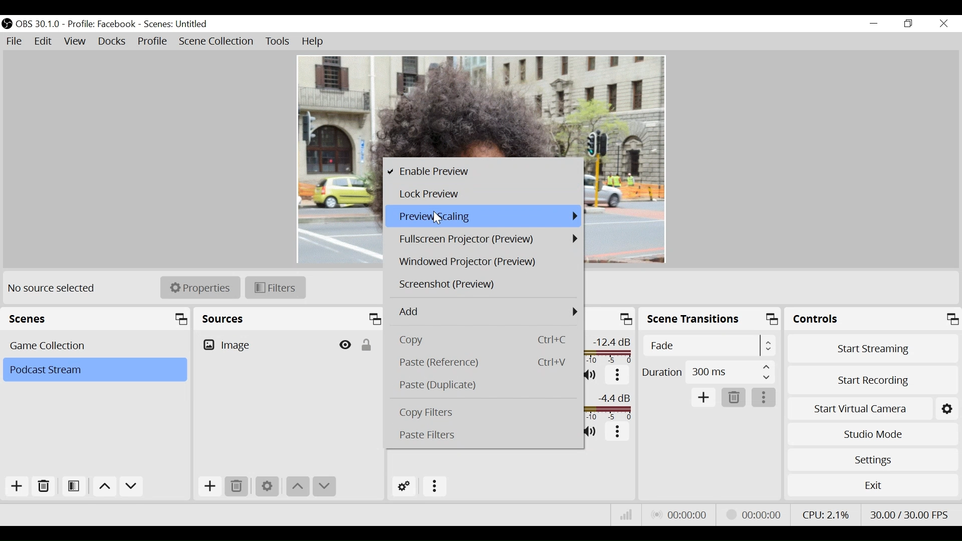  Describe the element at coordinates (53, 288) in the screenshot. I see `No source selected` at that location.